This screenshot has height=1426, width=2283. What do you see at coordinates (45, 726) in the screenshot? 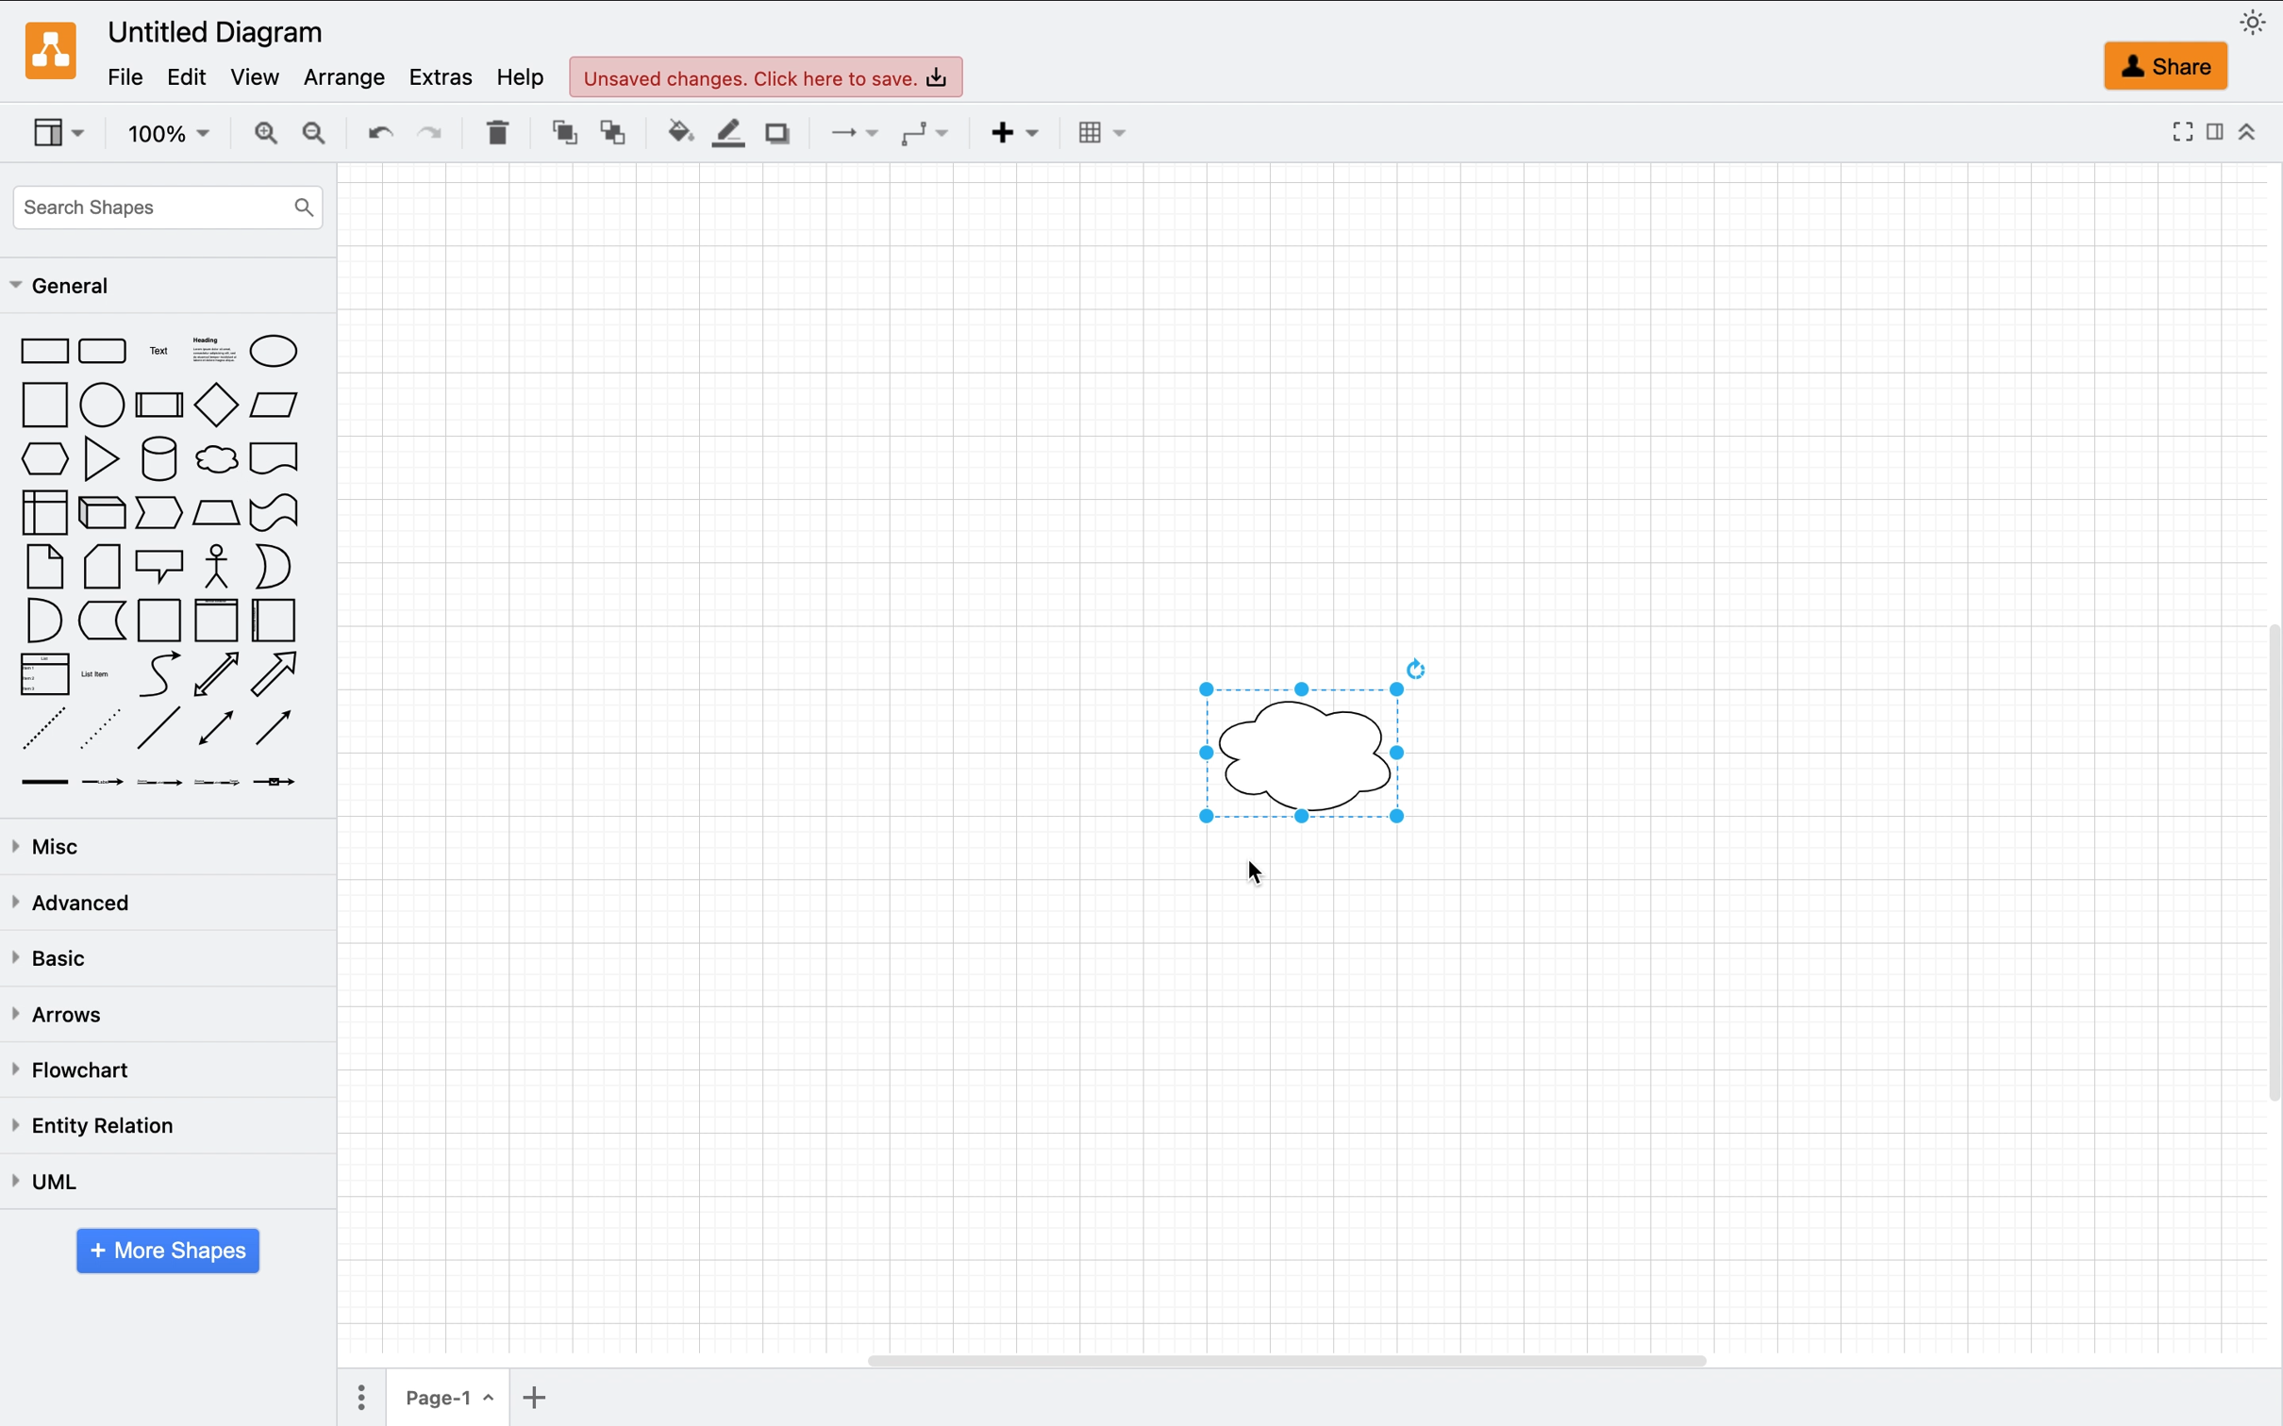
I see `dashed line` at bounding box center [45, 726].